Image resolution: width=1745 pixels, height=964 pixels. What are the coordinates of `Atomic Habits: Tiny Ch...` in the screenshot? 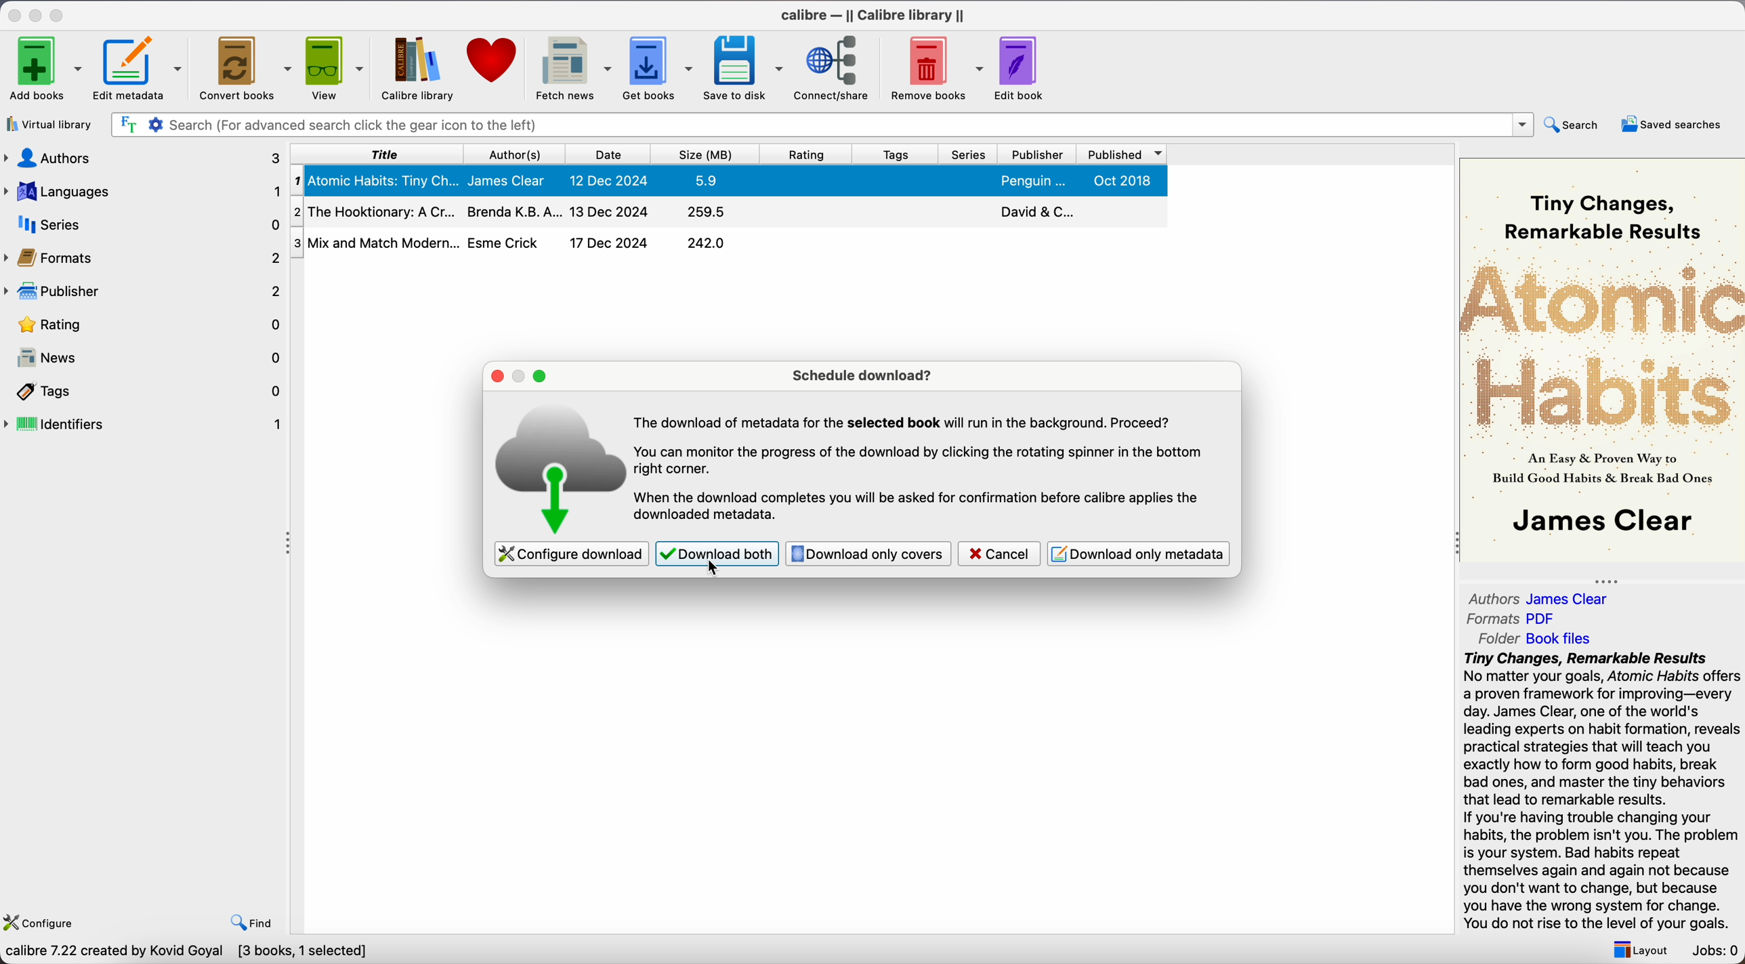 It's located at (377, 180).